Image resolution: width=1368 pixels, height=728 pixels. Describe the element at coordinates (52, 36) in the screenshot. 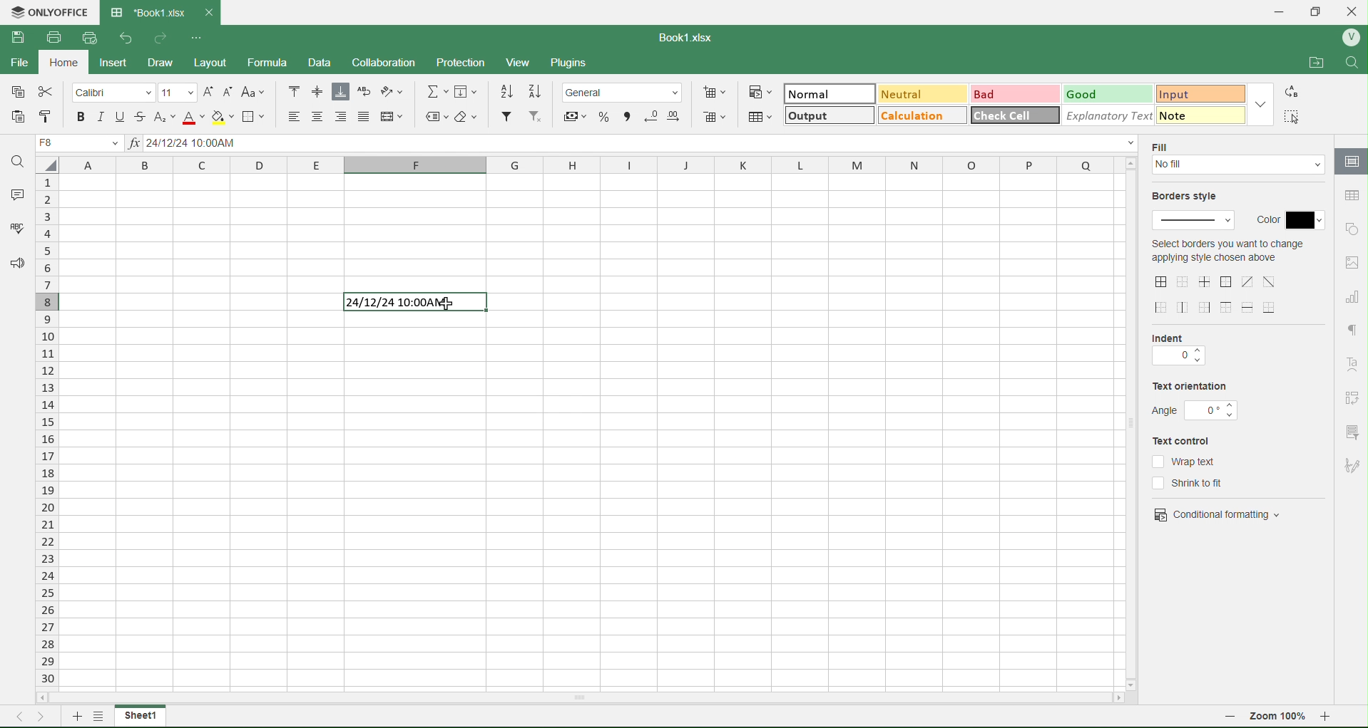

I see `Print` at that location.